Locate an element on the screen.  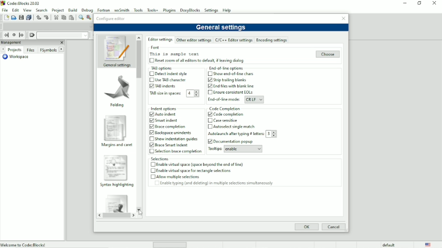
default is located at coordinates (389, 245).